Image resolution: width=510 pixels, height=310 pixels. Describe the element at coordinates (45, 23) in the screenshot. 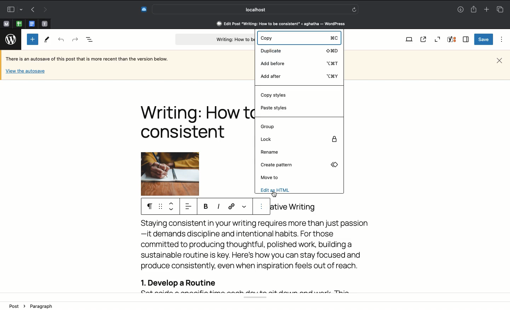

I see `pinned tab` at that location.